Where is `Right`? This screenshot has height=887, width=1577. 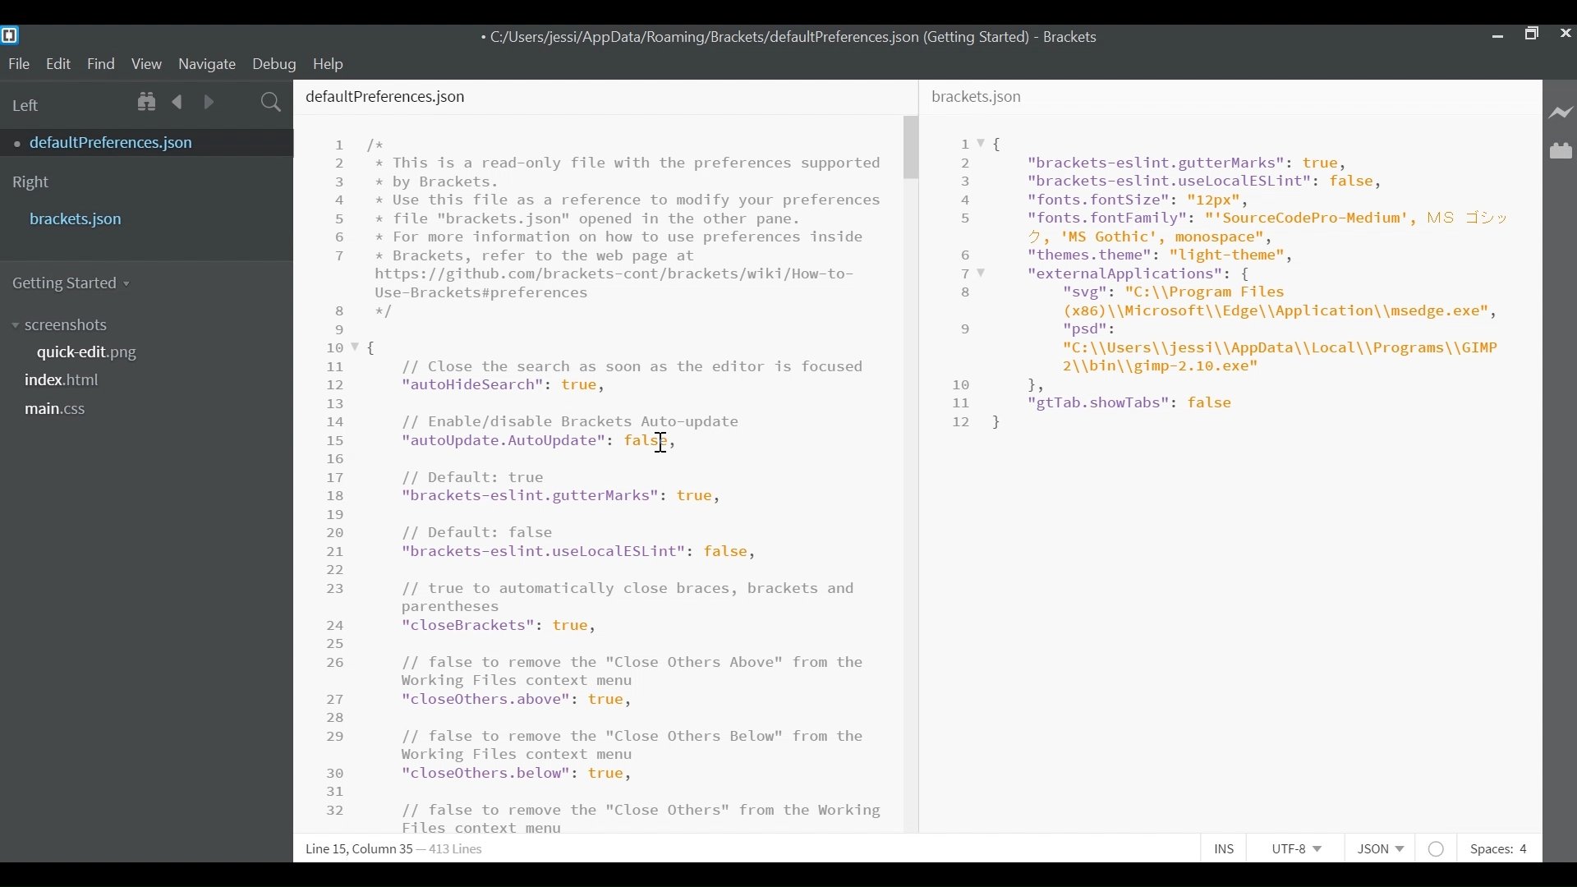
Right is located at coordinates (31, 183).